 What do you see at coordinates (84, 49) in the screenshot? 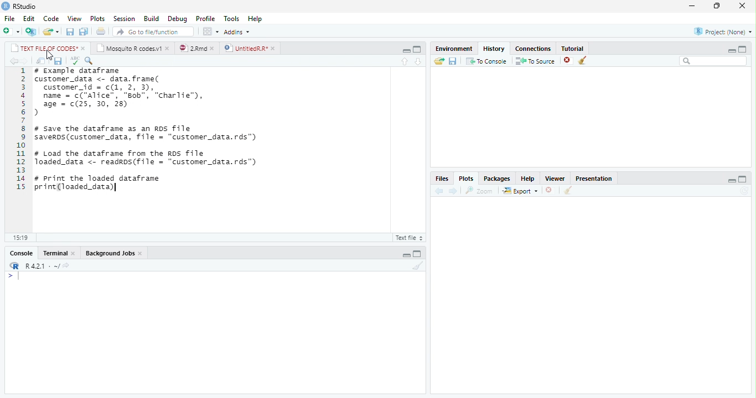
I see `close` at bounding box center [84, 49].